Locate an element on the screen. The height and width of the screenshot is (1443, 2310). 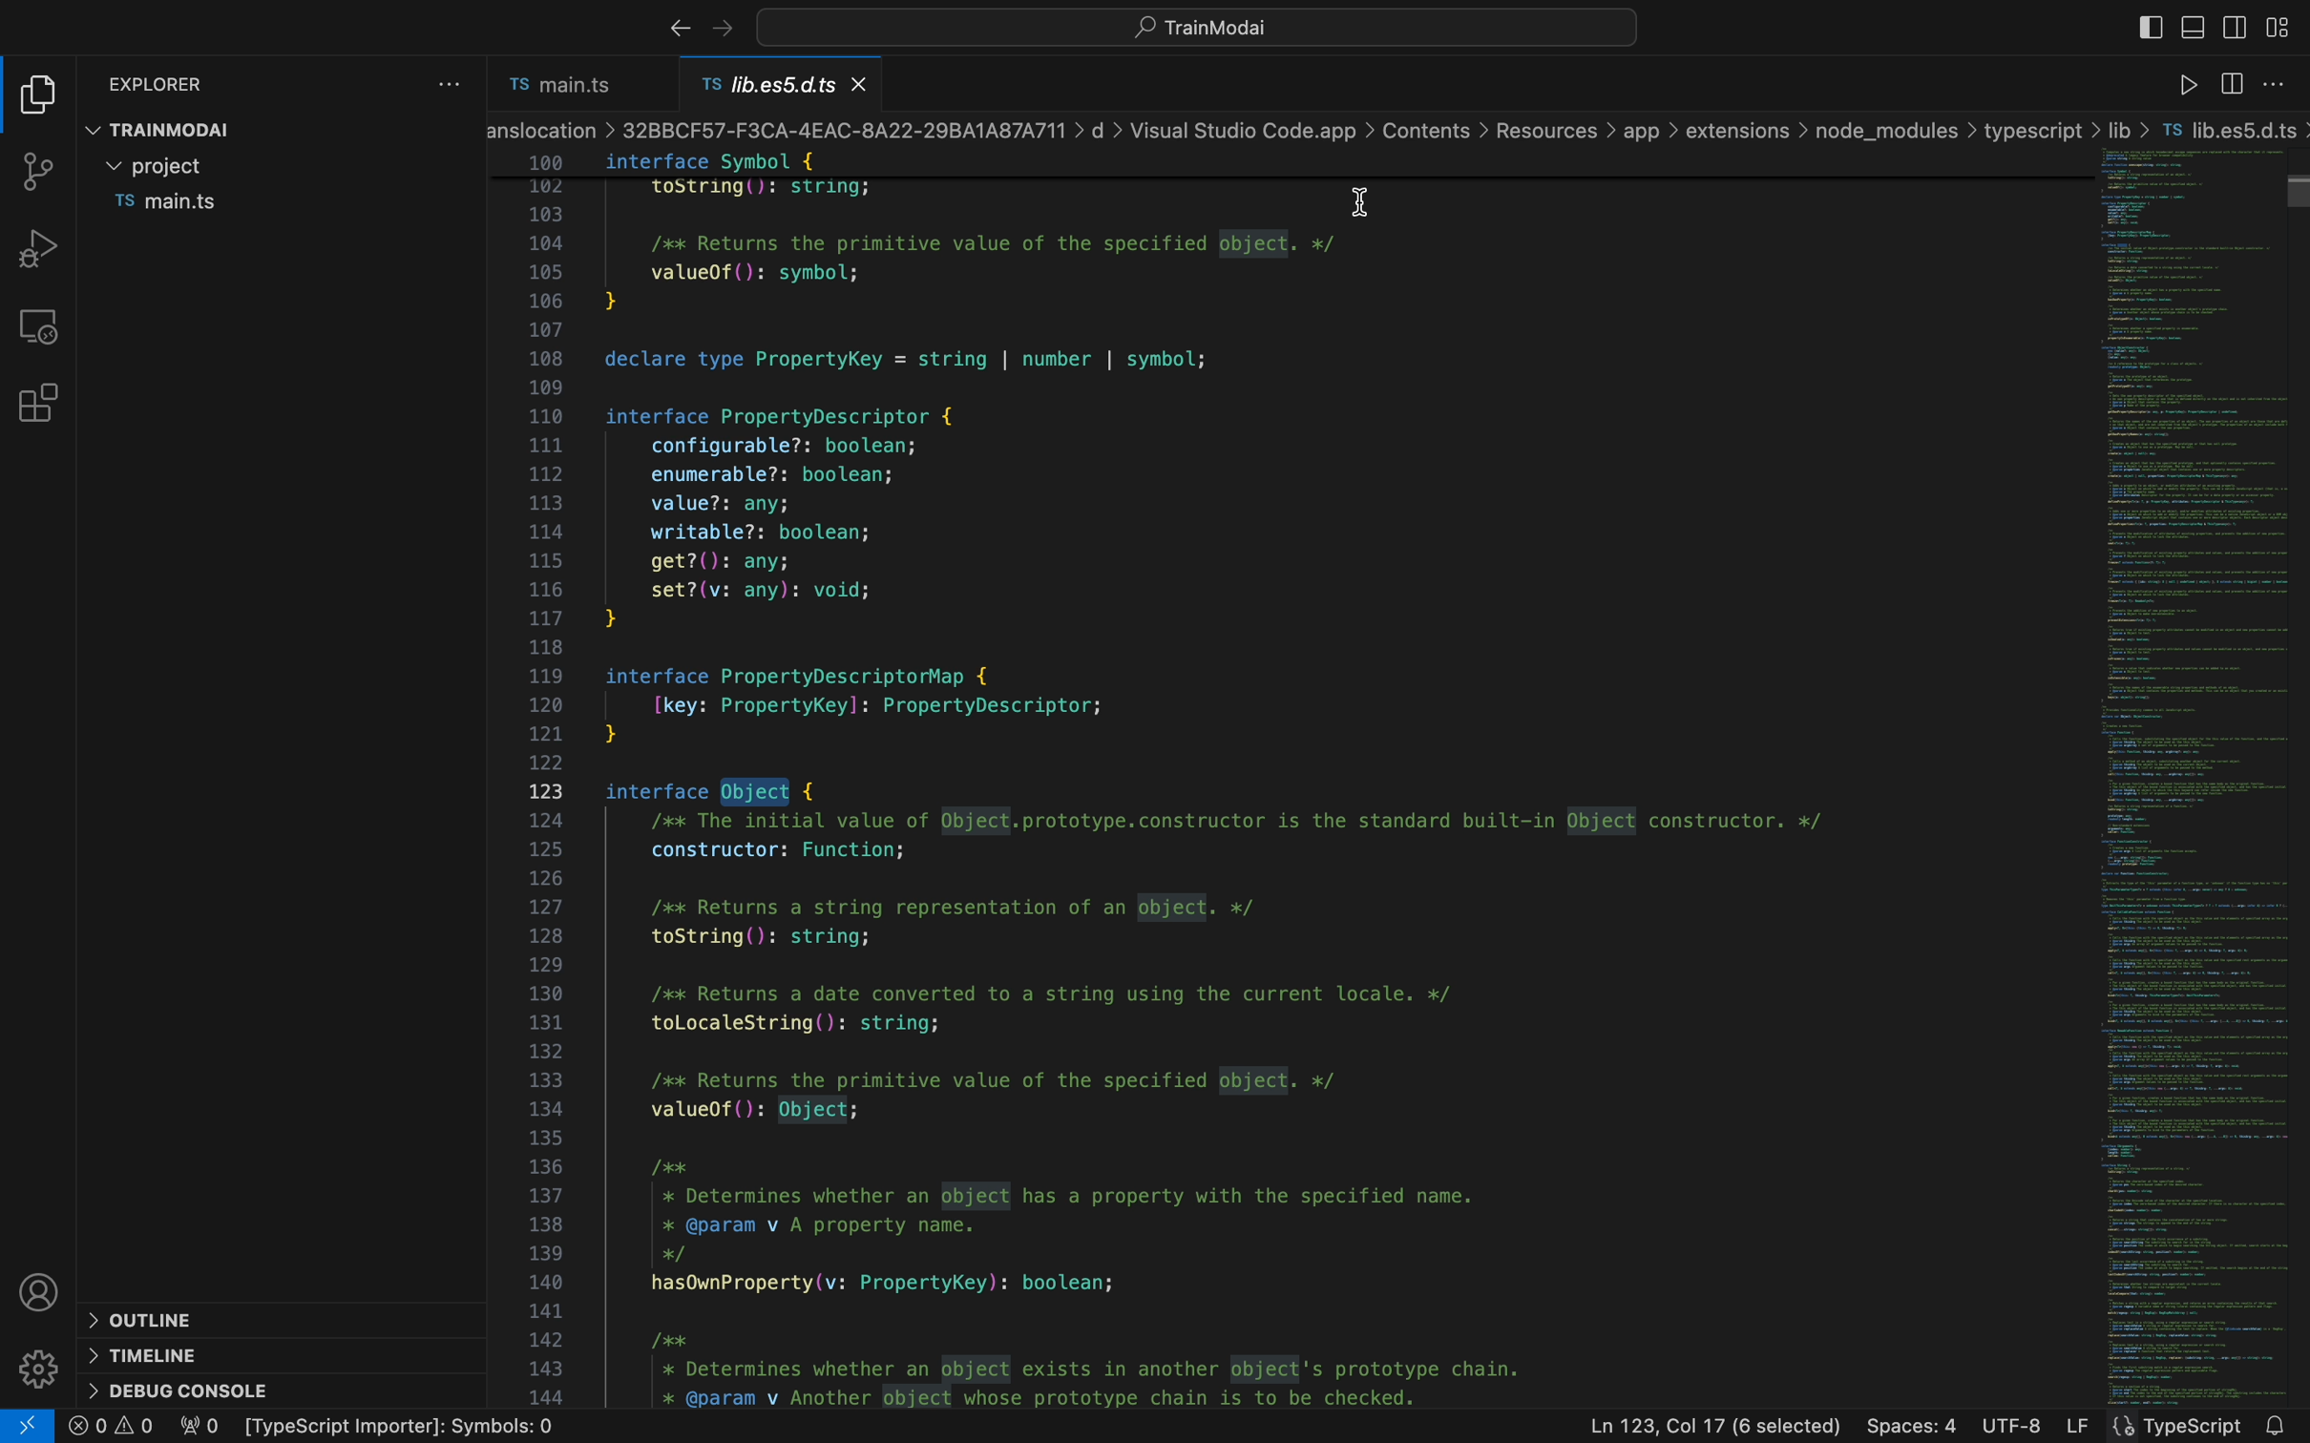
extensions is located at coordinates (36, 404).